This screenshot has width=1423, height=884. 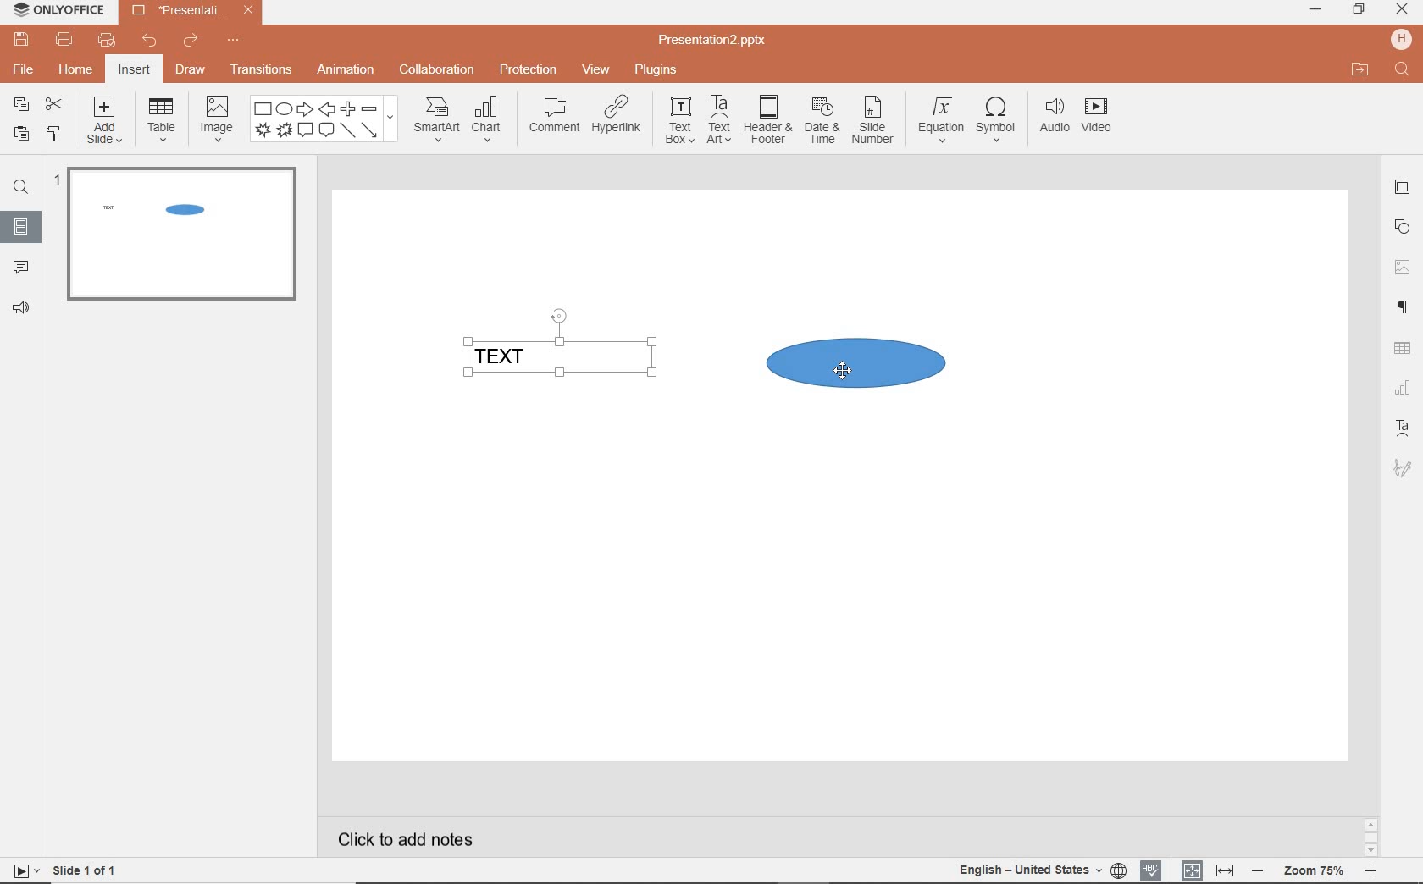 What do you see at coordinates (144, 41) in the screenshot?
I see `undo` at bounding box center [144, 41].